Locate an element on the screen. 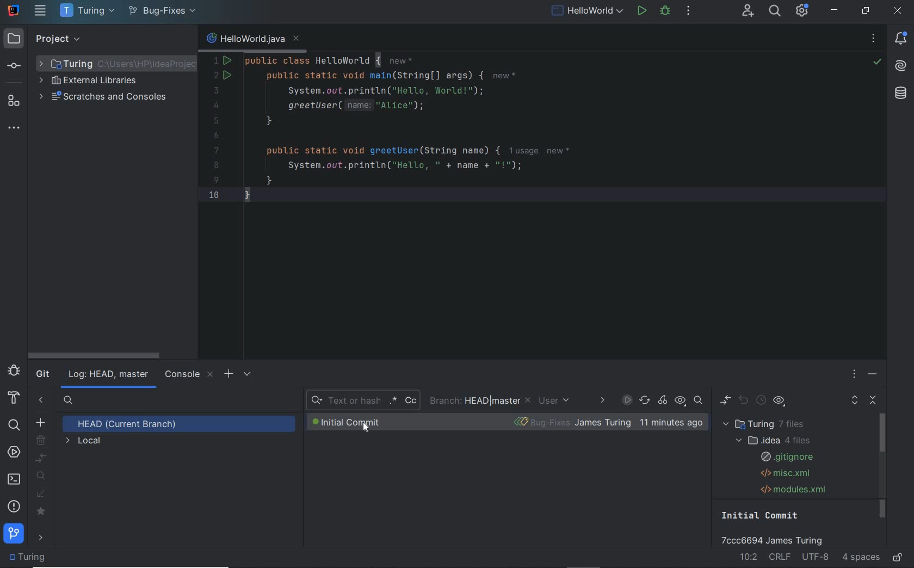 This screenshot has height=568, width=914. more tool windows is located at coordinates (15, 128).